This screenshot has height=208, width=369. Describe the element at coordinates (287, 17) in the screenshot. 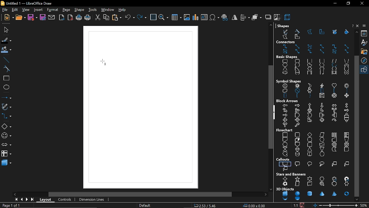

I see `3d effect` at that location.